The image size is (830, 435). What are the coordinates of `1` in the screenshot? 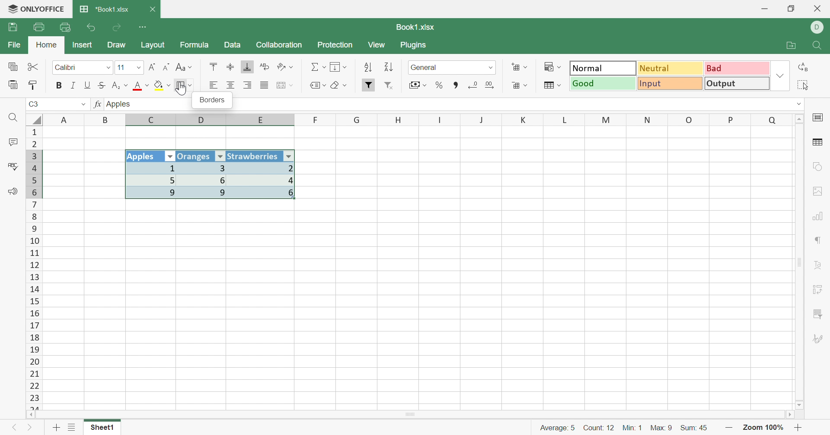 It's located at (150, 168).